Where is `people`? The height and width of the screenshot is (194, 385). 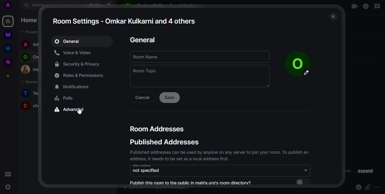
people is located at coordinates (30, 32).